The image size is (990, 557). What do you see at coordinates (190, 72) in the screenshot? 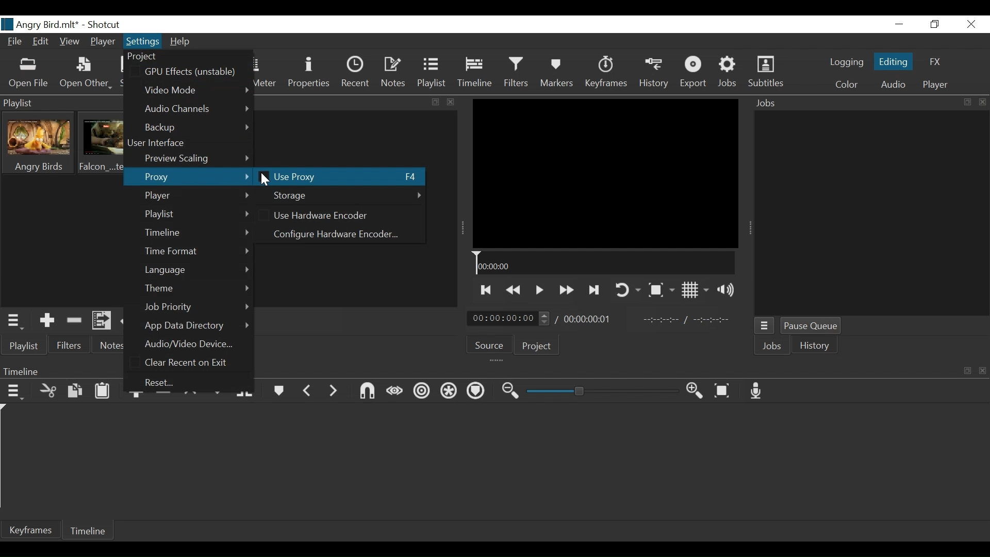
I see `GPU Effects` at bounding box center [190, 72].